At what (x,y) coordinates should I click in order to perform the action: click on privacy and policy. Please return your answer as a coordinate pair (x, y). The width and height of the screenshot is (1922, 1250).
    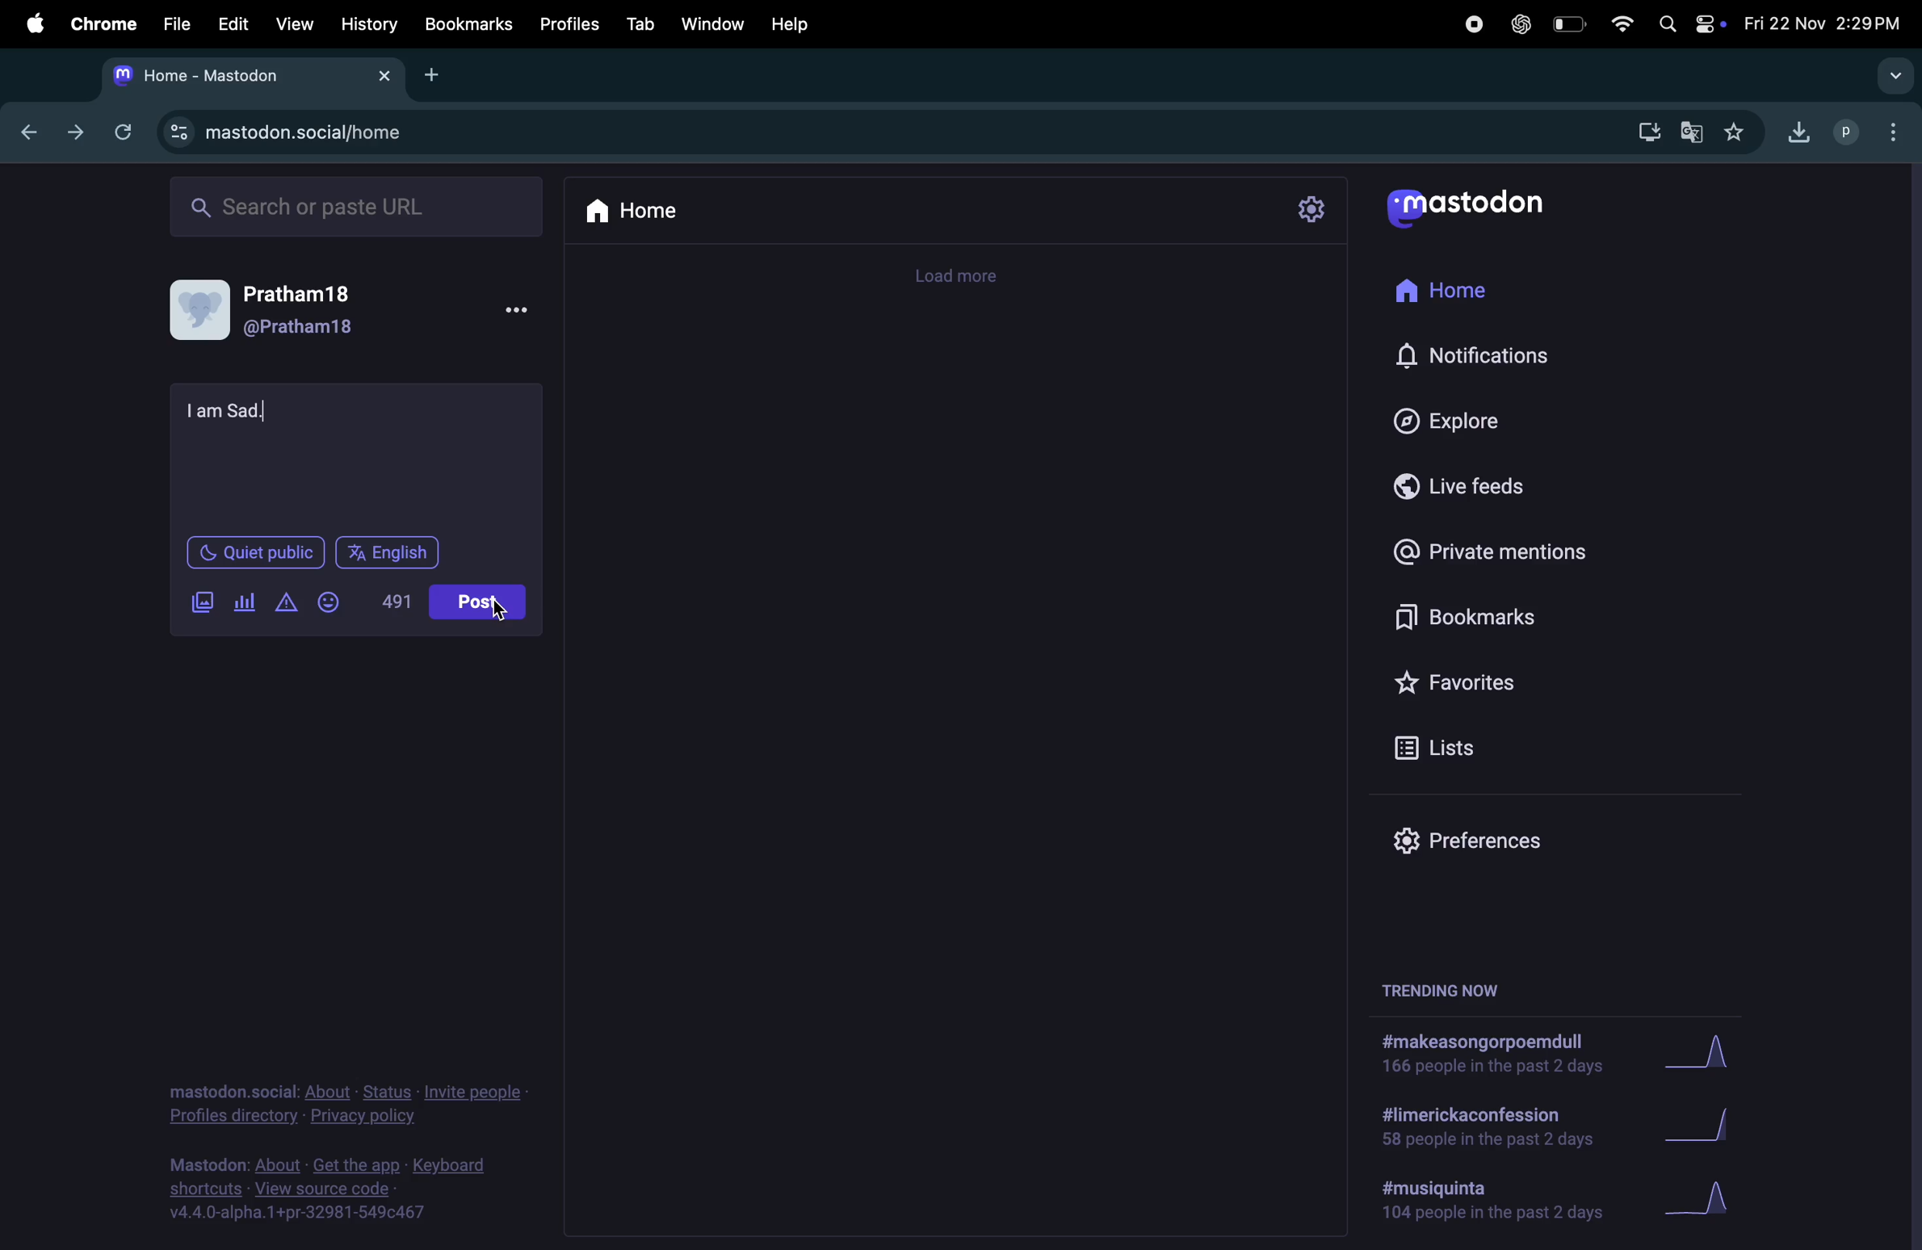
    Looking at the image, I should click on (349, 1101).